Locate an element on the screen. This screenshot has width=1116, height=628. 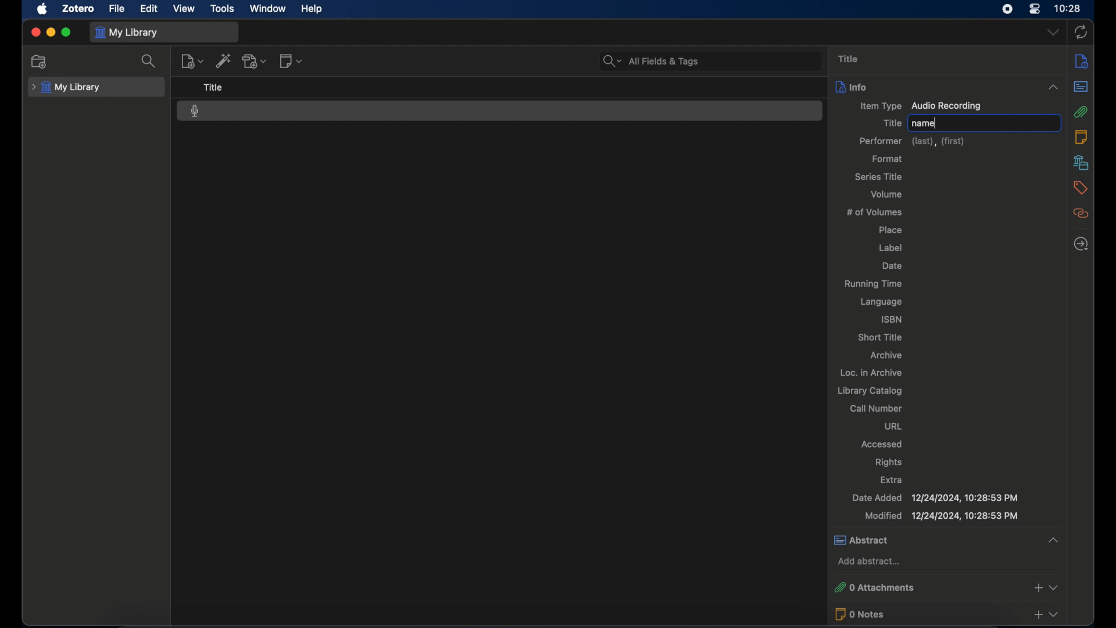
rights is located at coordinates (889, 462).